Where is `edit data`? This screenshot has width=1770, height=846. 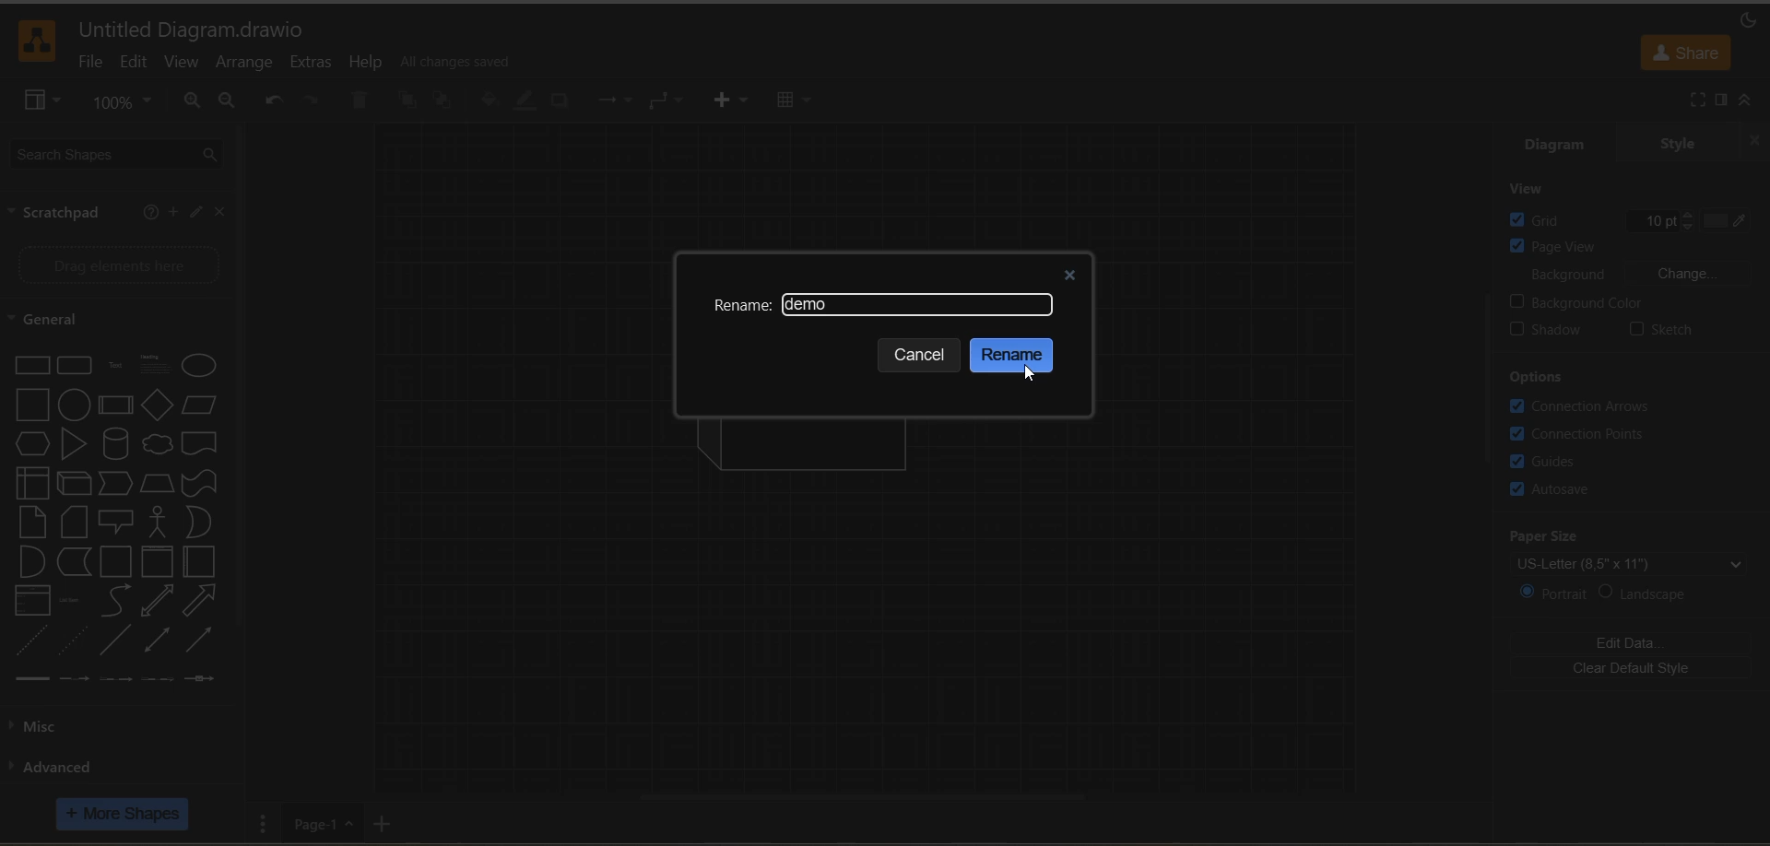 edit data is located at coordinates (1635, 642).